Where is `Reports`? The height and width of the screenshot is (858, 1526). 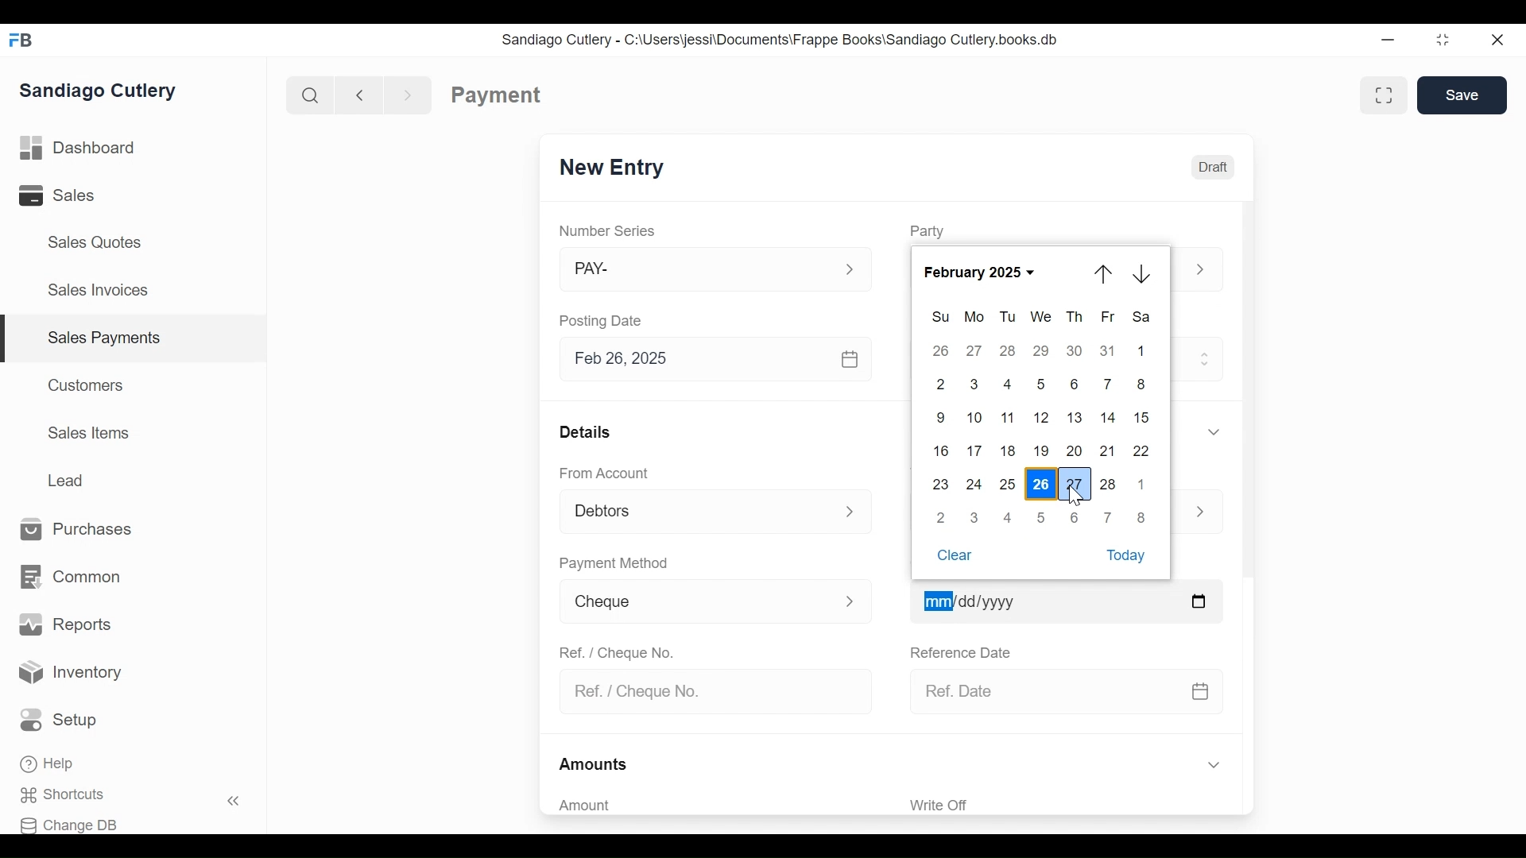
Reports is located at coordinates (65, 624).